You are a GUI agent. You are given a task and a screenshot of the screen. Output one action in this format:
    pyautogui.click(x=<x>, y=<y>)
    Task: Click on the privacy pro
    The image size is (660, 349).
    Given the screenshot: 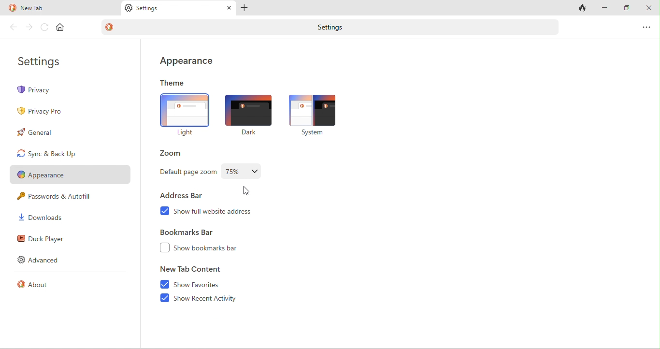 What is the action you would take?
    pyautogui.click(x=44, y=110)
    